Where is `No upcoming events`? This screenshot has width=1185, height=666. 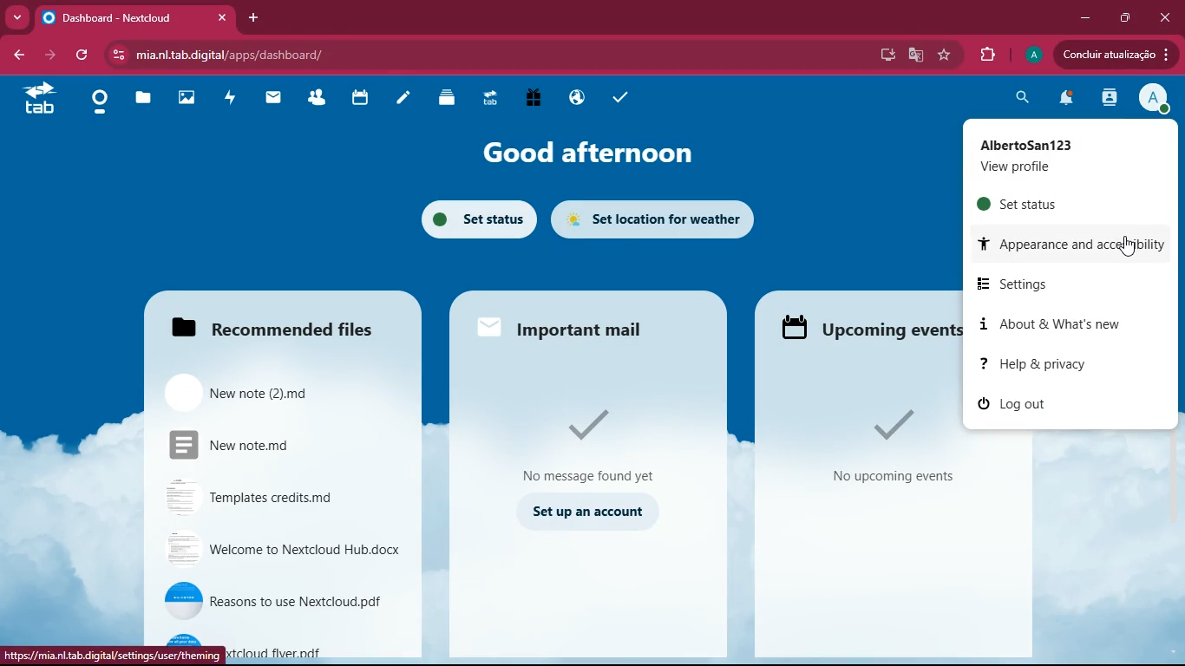 No upcoming events is located at coordinates (887, 447).